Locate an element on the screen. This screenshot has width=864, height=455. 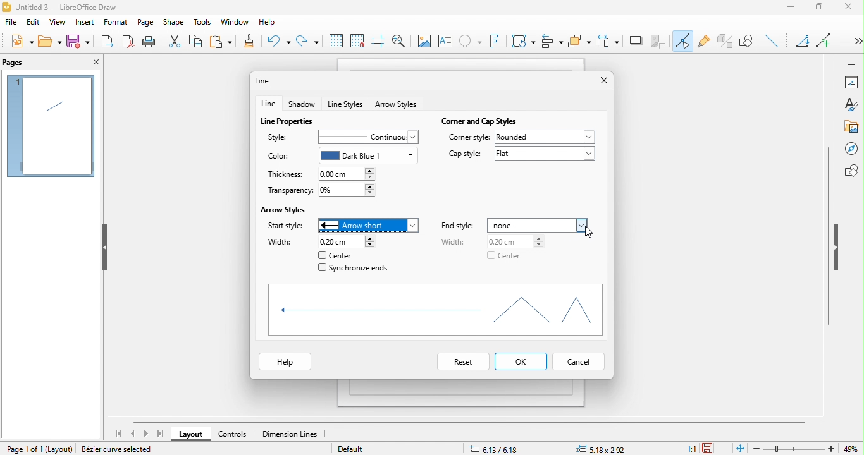
1:1 is located at coordinates (691, 449).